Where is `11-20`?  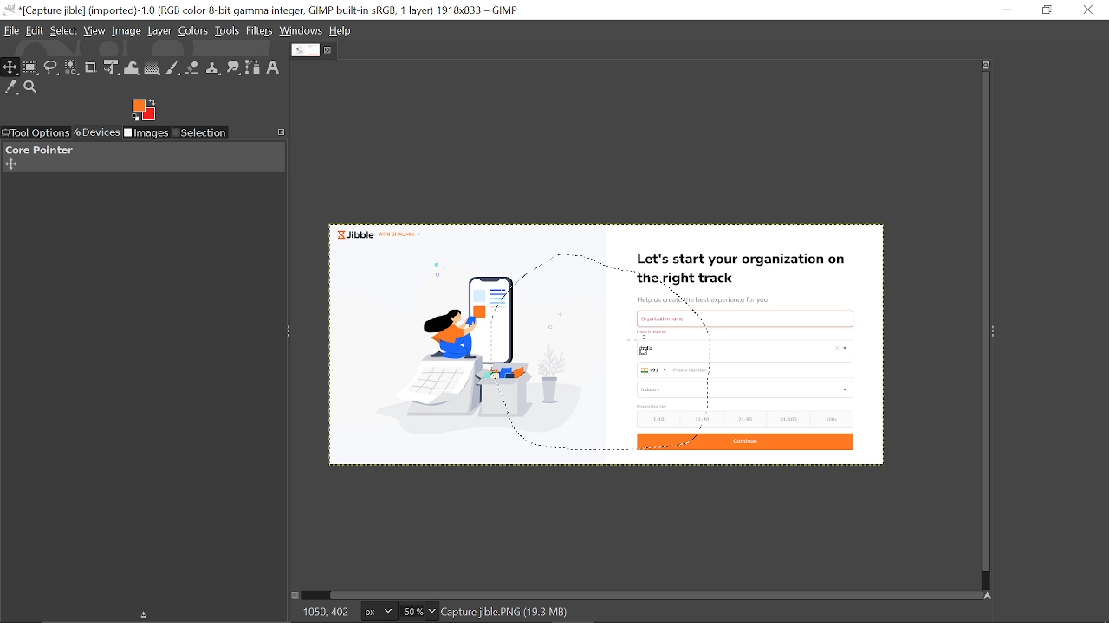 11-20 is located at coordinates (705, 418).